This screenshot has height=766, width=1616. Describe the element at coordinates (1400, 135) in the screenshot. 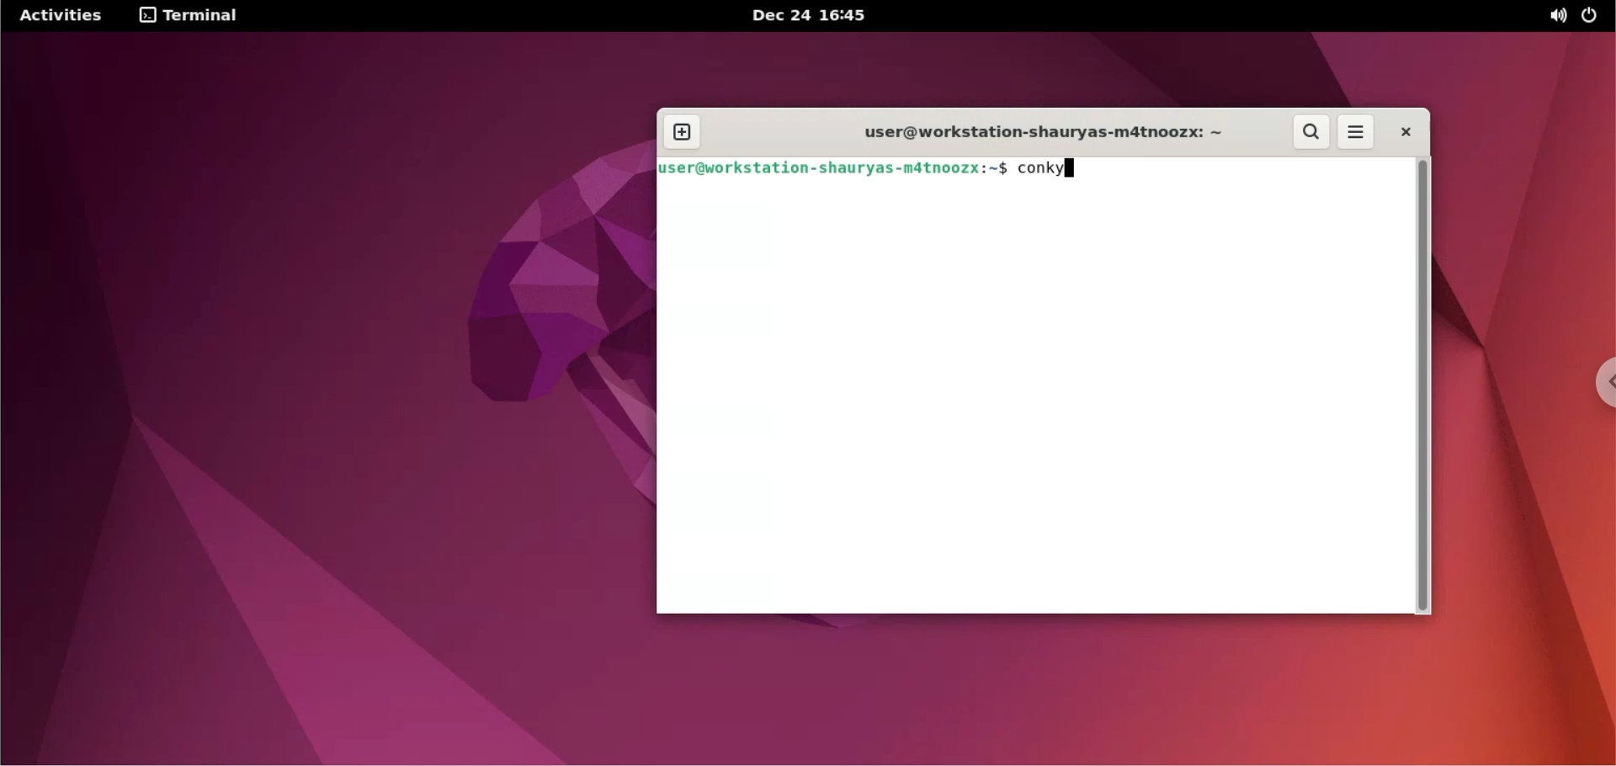

I see `close terminal` at that location.